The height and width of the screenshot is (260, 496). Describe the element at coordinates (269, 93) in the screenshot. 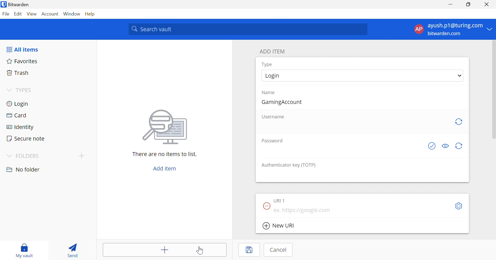

I see `Name` at that location.